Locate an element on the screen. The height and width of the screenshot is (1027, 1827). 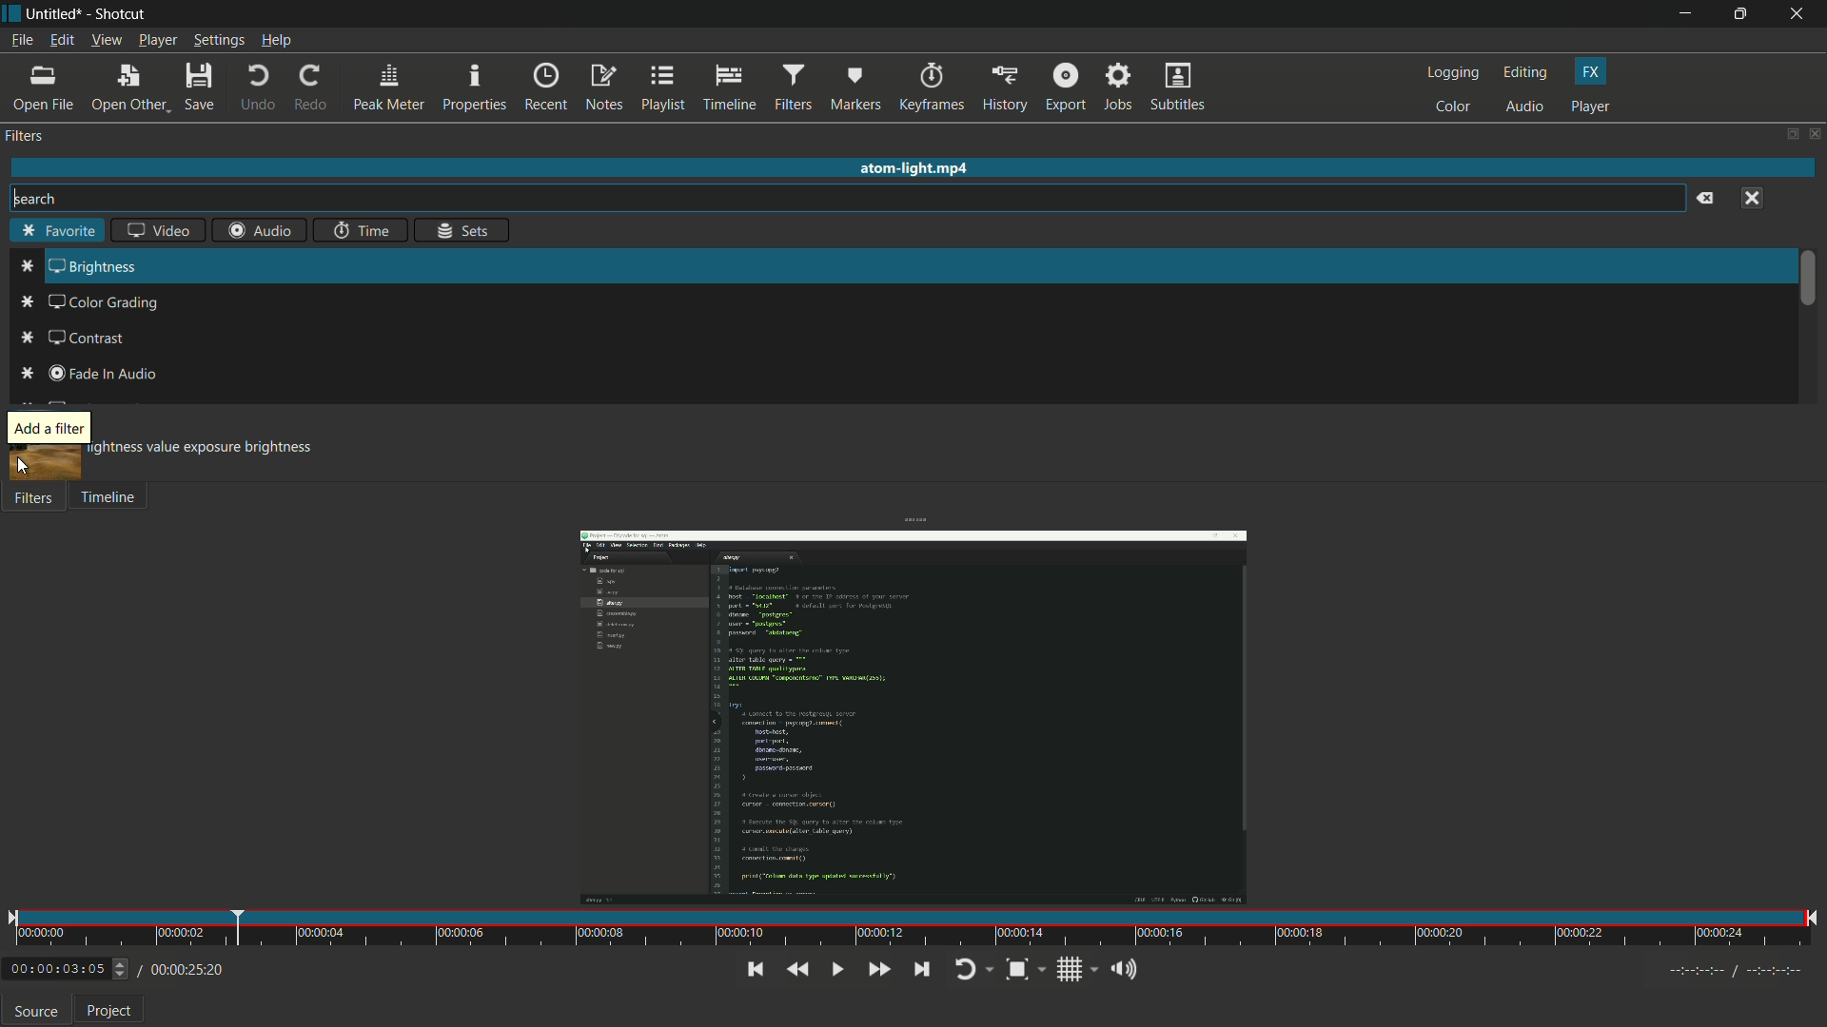
export is located at coordinates (1065, 86).